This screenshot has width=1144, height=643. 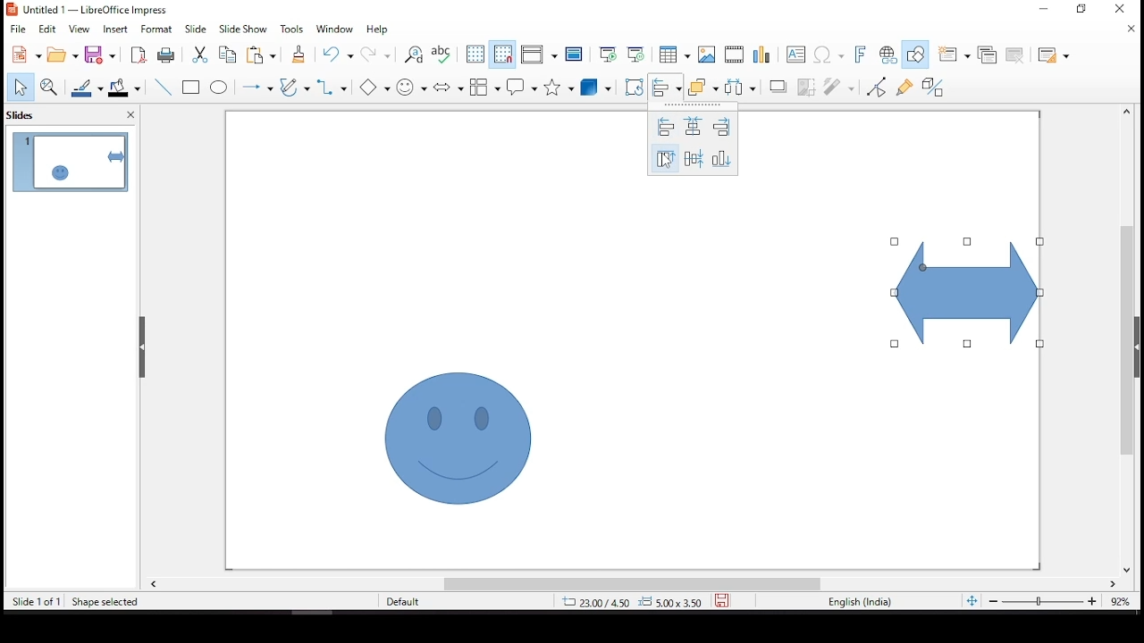 I want to click on charts, so click(x=764, y=56).